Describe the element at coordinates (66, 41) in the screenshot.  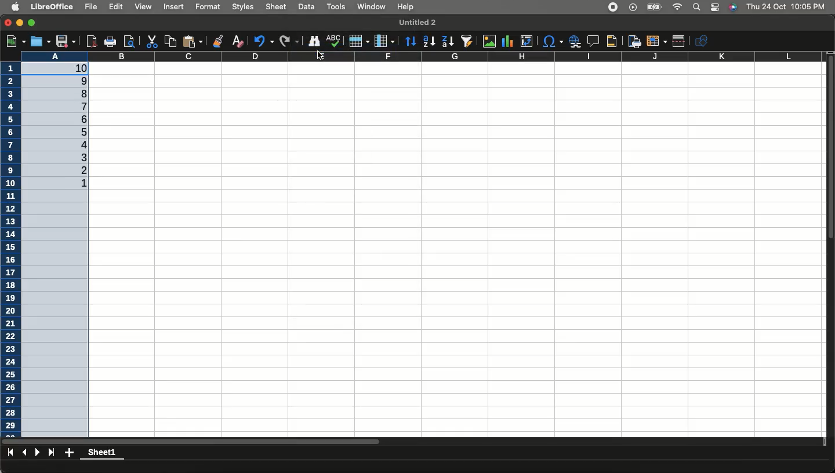
I see `Save` at that location.